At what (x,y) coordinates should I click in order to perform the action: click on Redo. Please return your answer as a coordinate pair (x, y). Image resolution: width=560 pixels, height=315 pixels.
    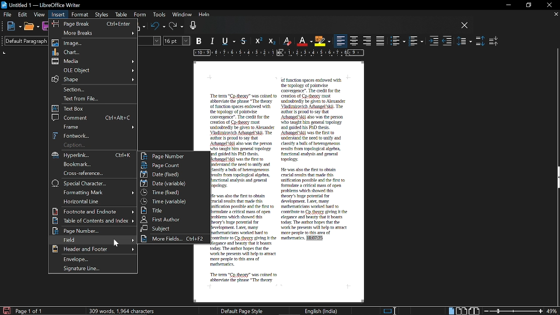
    Looking at the image, I should click on (176, 27).